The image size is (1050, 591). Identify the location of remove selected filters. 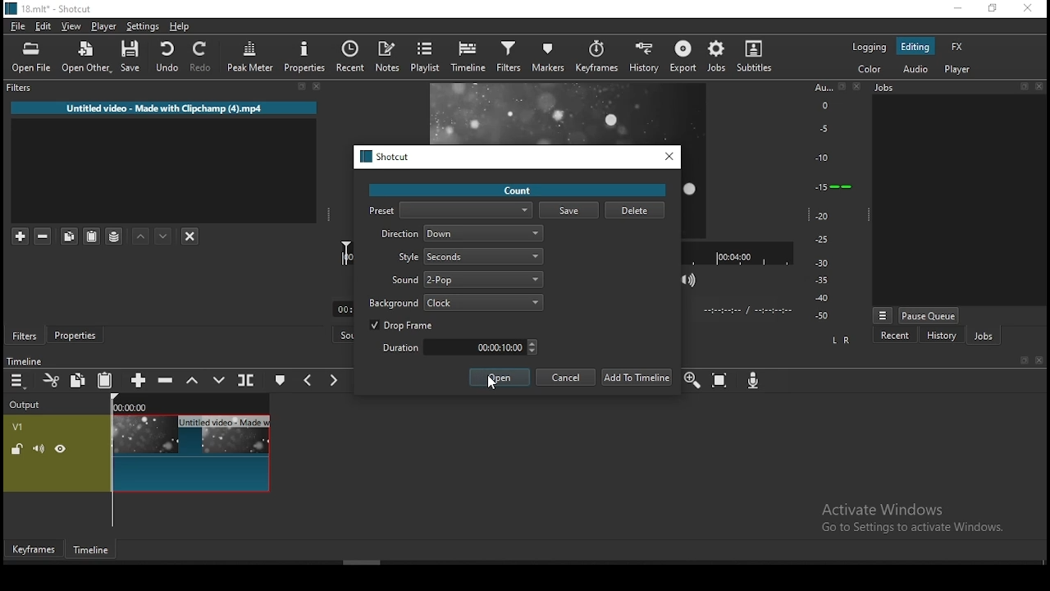
(44, 236).